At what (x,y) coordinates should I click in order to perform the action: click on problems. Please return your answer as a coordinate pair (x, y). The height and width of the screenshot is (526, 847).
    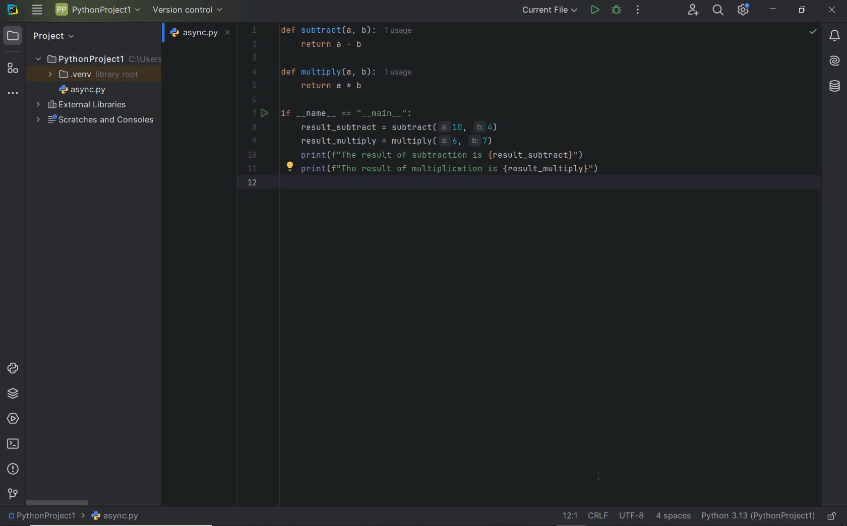
    Looking at the image, I should click on (13, 470).